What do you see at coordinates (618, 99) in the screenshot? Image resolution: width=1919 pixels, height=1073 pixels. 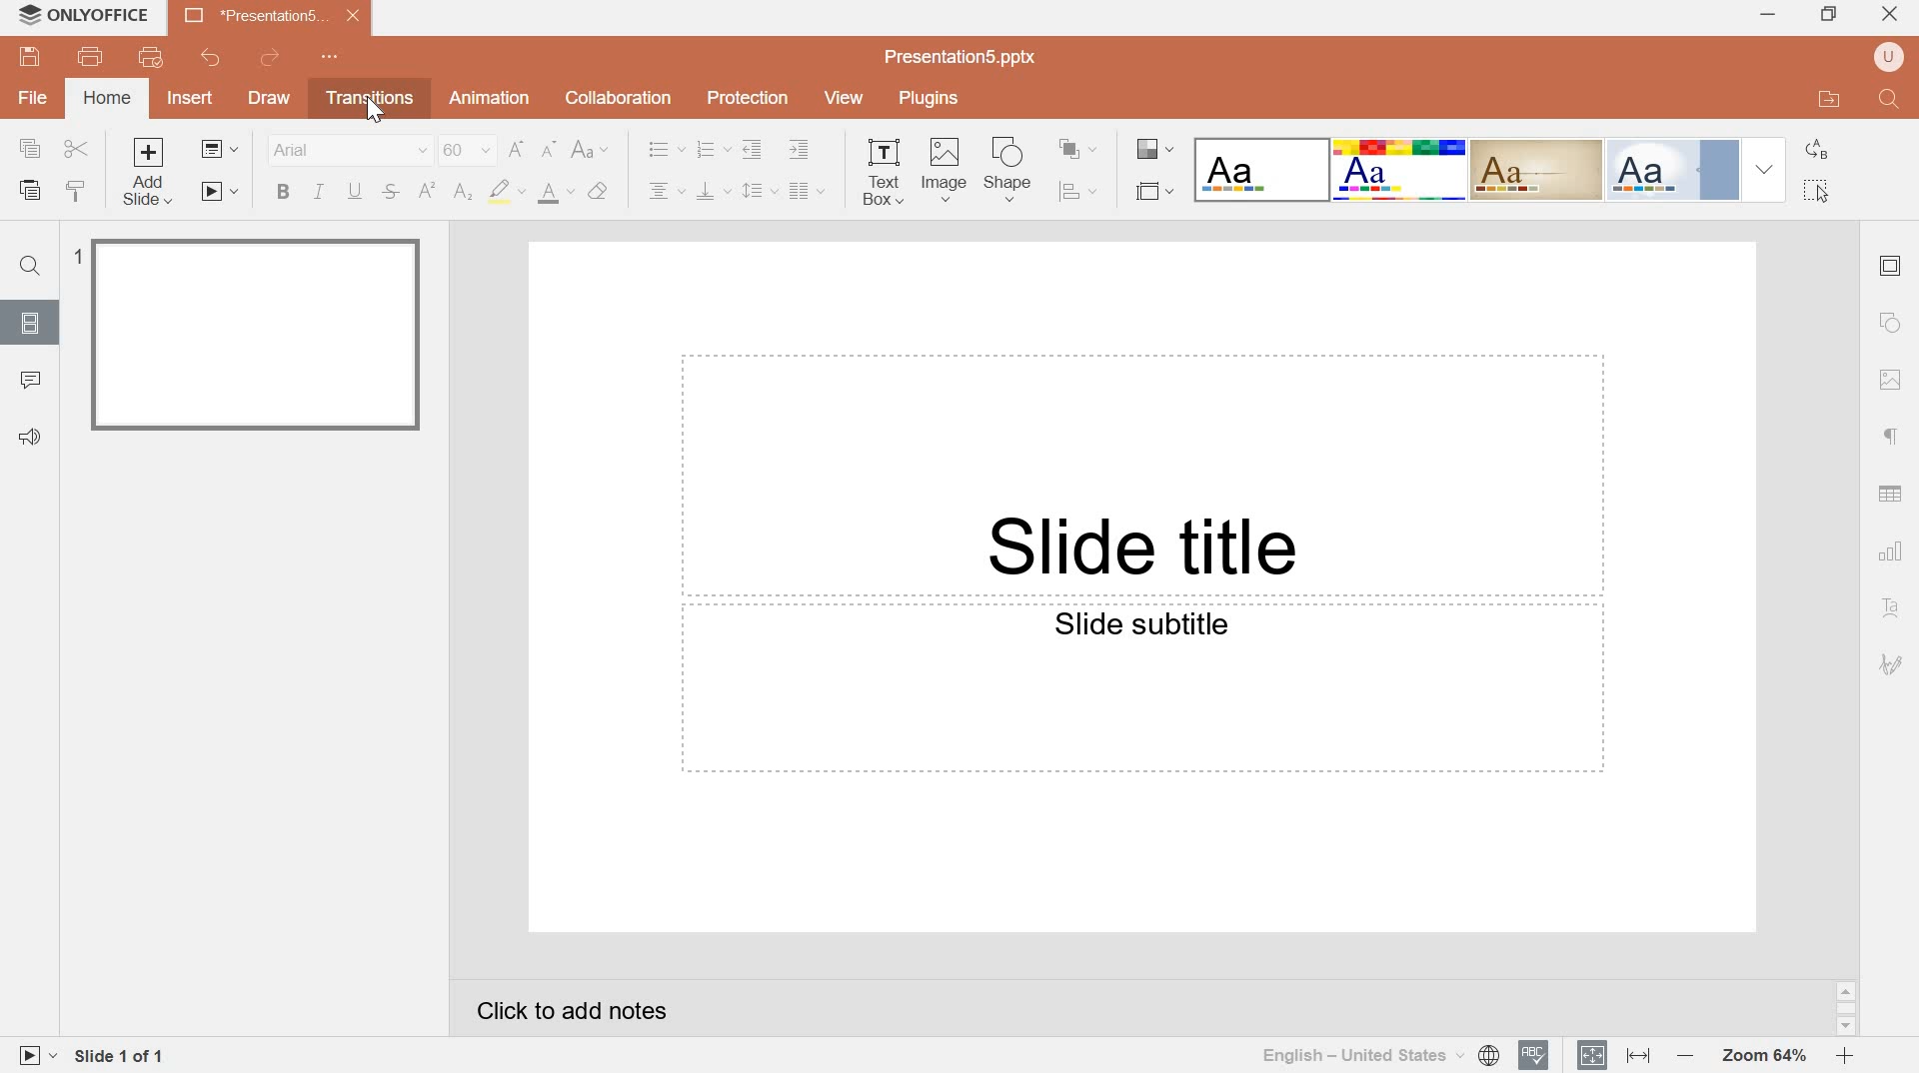 I see `collaboration` at bounding box center [618, 99].